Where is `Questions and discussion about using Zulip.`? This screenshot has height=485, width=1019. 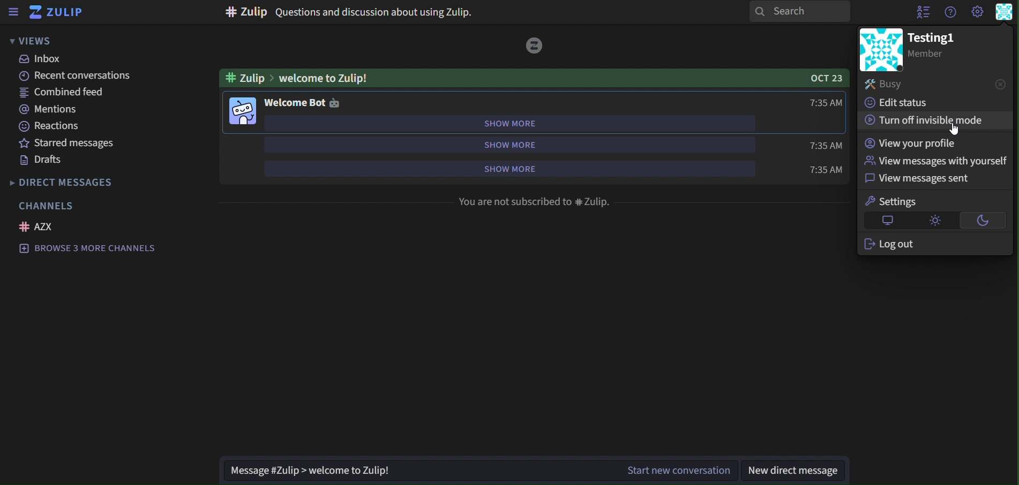
Questions and discussion about using Zulip. is located at coordinates (349, 12).